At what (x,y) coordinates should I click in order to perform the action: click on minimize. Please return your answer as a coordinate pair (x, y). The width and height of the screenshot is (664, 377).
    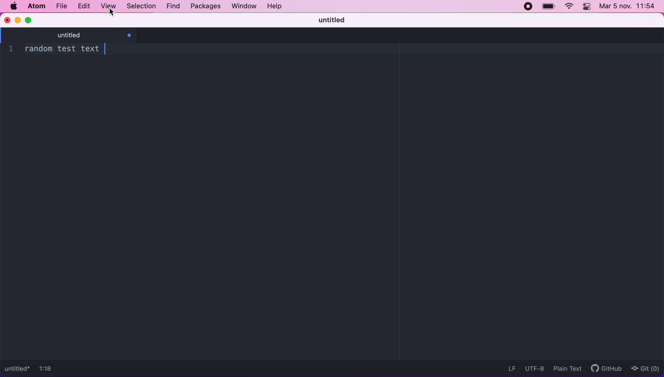
    Looking at the image, I should click on (17, 20).